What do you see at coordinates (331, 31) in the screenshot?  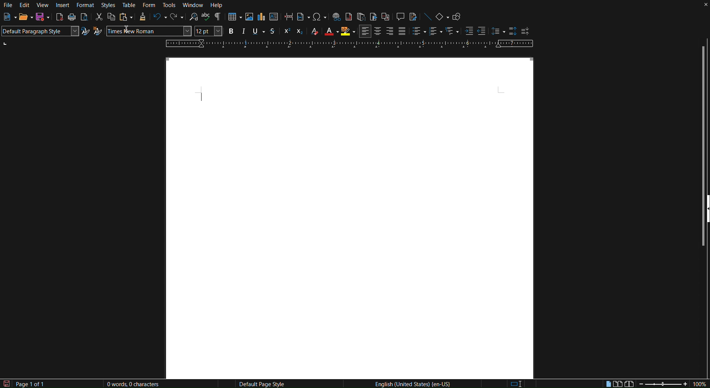 I see `Text Color` at bounding box center [331, 31].